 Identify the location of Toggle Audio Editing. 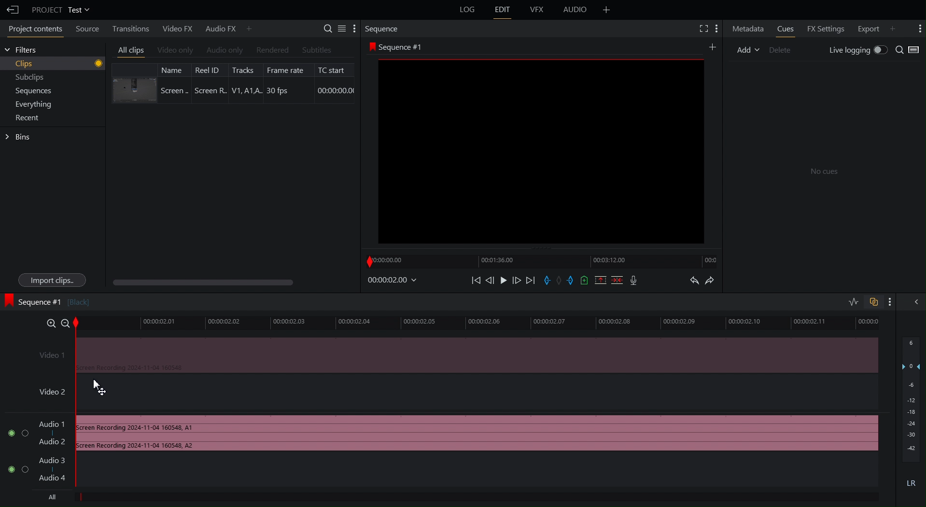
(850, 300).